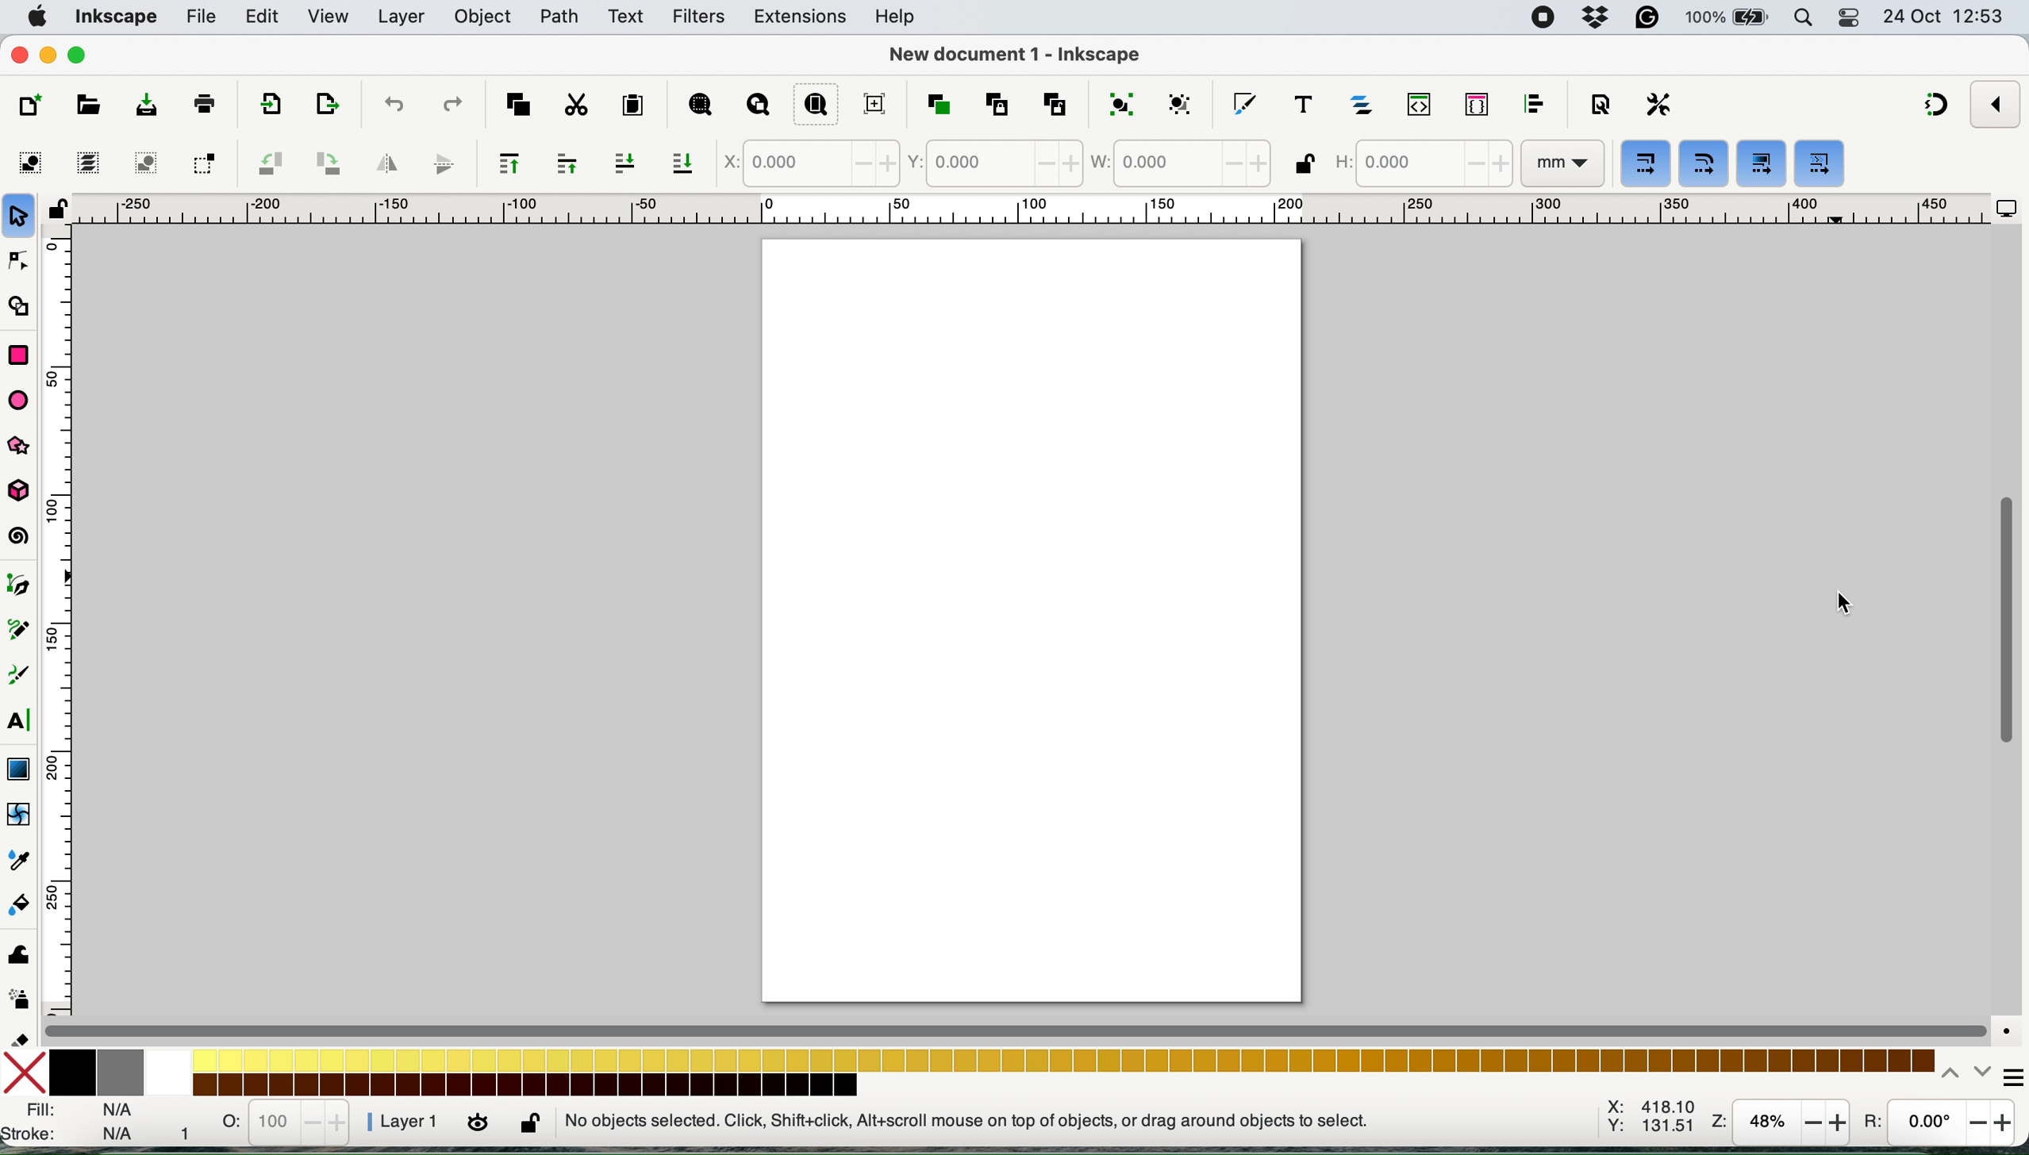 This screenshot has height=1155, width=2029. What do you see at coordinates (2005, 209) in the screenshot?
I see `display options` at bounding box center [2005, 209].